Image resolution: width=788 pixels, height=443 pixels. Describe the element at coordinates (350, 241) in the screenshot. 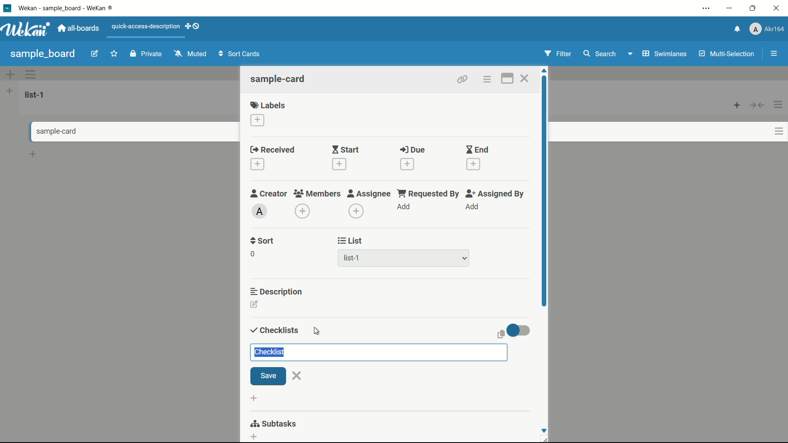

I see `list` at that location.